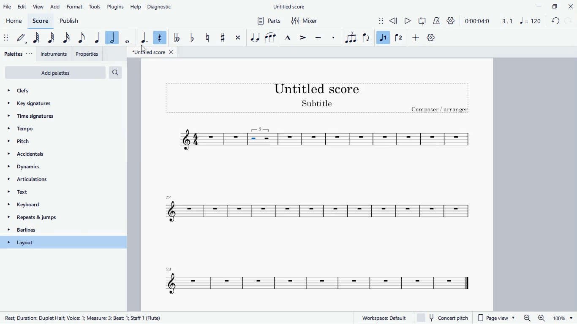  I want to click on dynamics, so click(51, 169).